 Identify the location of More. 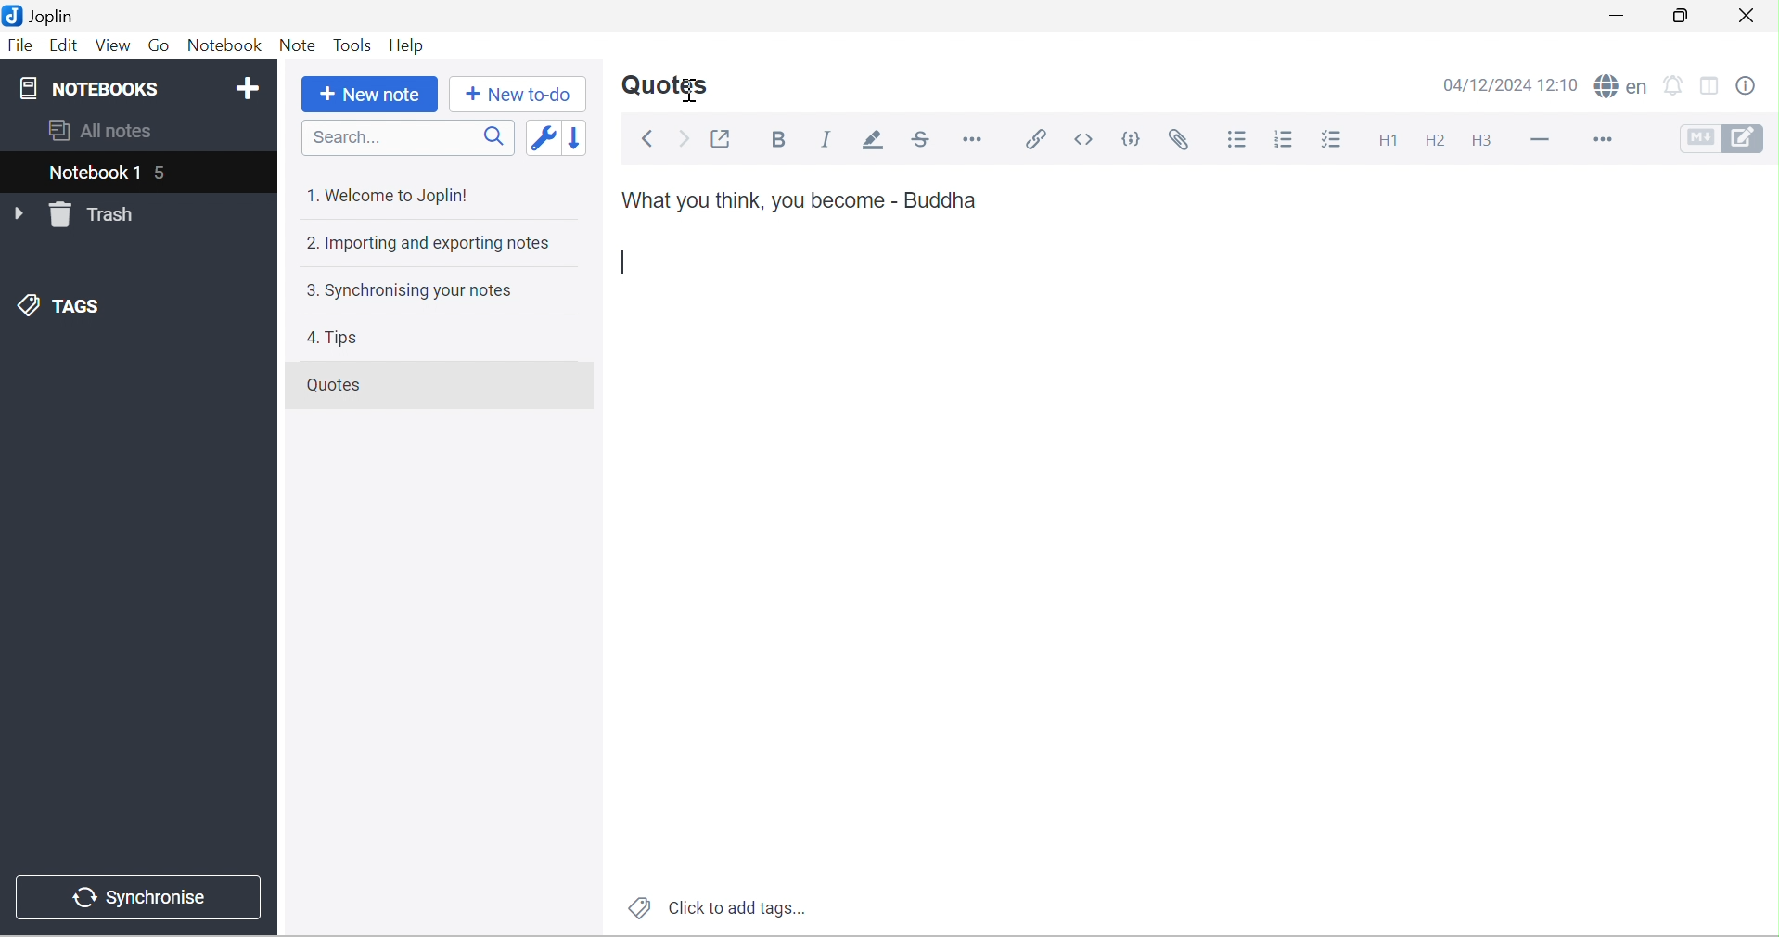
(1601, 140).